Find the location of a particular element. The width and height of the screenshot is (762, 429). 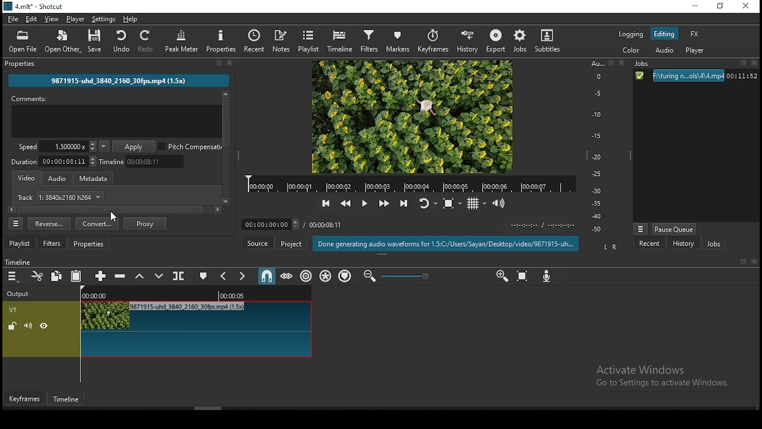

open file is located at coordinates (23, 42).